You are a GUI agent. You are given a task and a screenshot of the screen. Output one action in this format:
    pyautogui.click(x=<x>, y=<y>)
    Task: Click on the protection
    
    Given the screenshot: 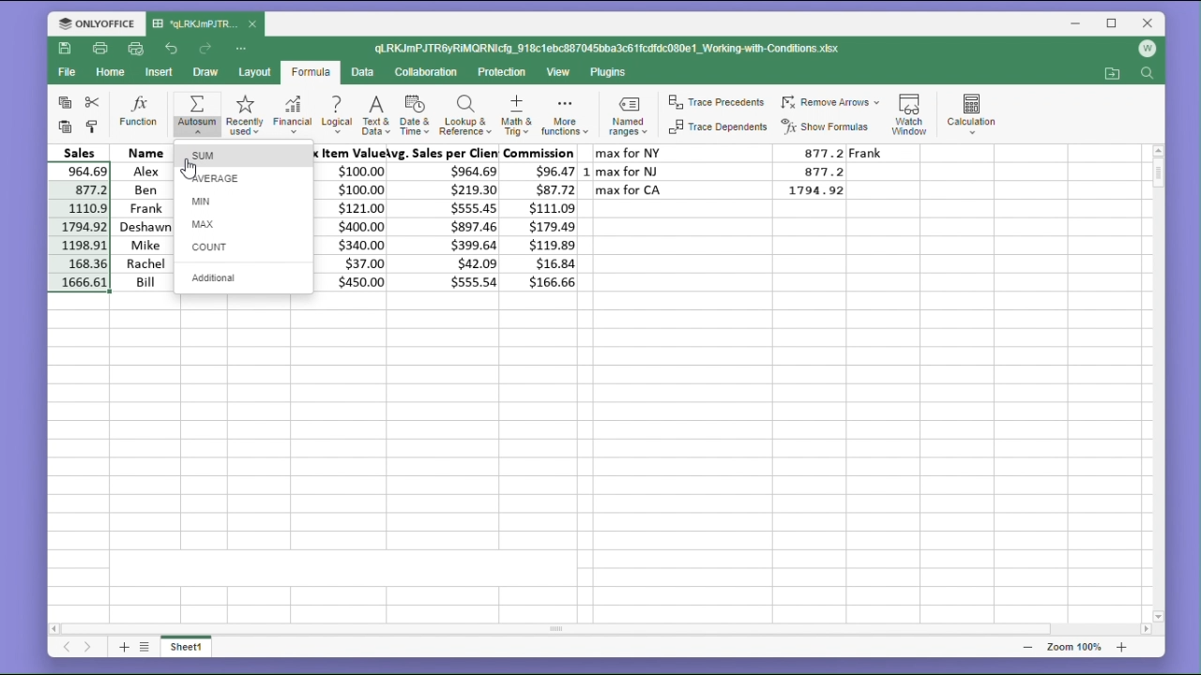 What is the action you would take?
    pyautogui.click(x=504, y=72)
    